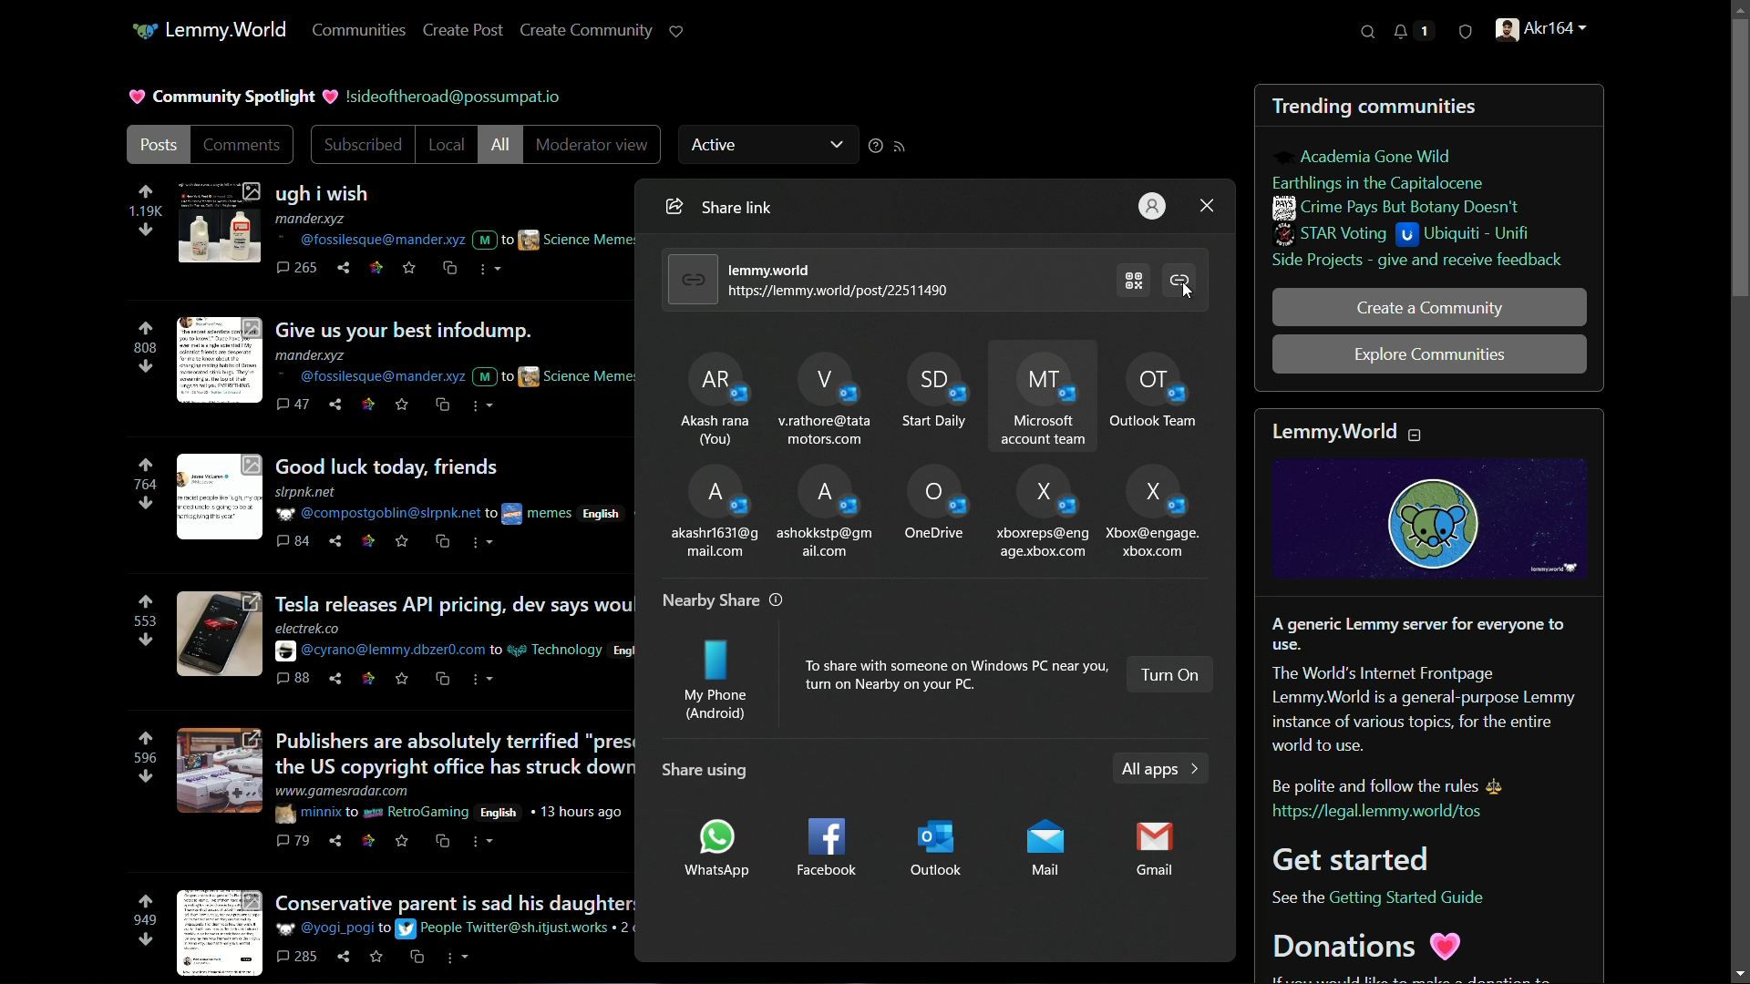 The width and height of the screenshot is (1750, 984). What do you see at coordinates (403, 841) in the screenshot?
I see `save` at bounding box center [403, 841].